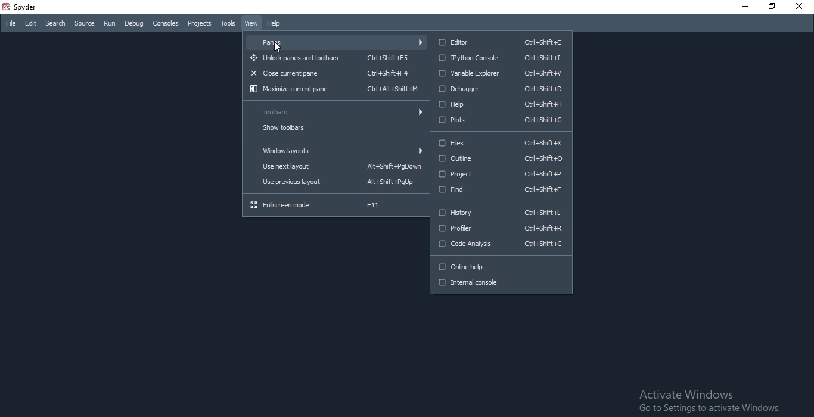 This screenshot has height=417, width=814. What do you see at coordinates (111, 25) in the screenshot?
I see `Run` at bounding box center [111, 25].